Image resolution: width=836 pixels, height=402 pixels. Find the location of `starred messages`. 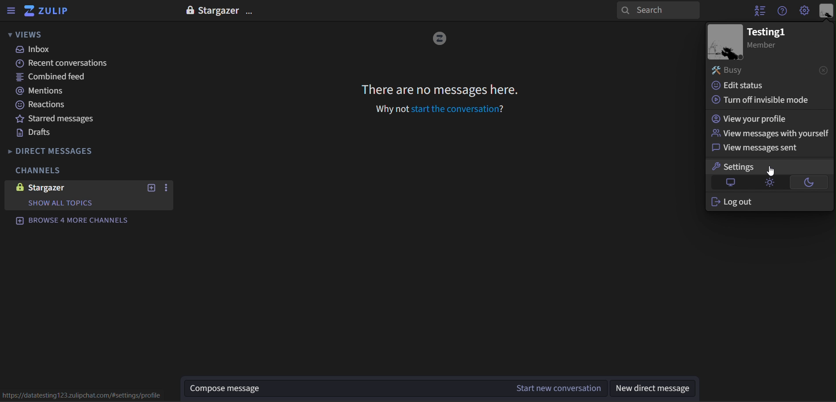

starred messages is located at coordinates (59, 118).